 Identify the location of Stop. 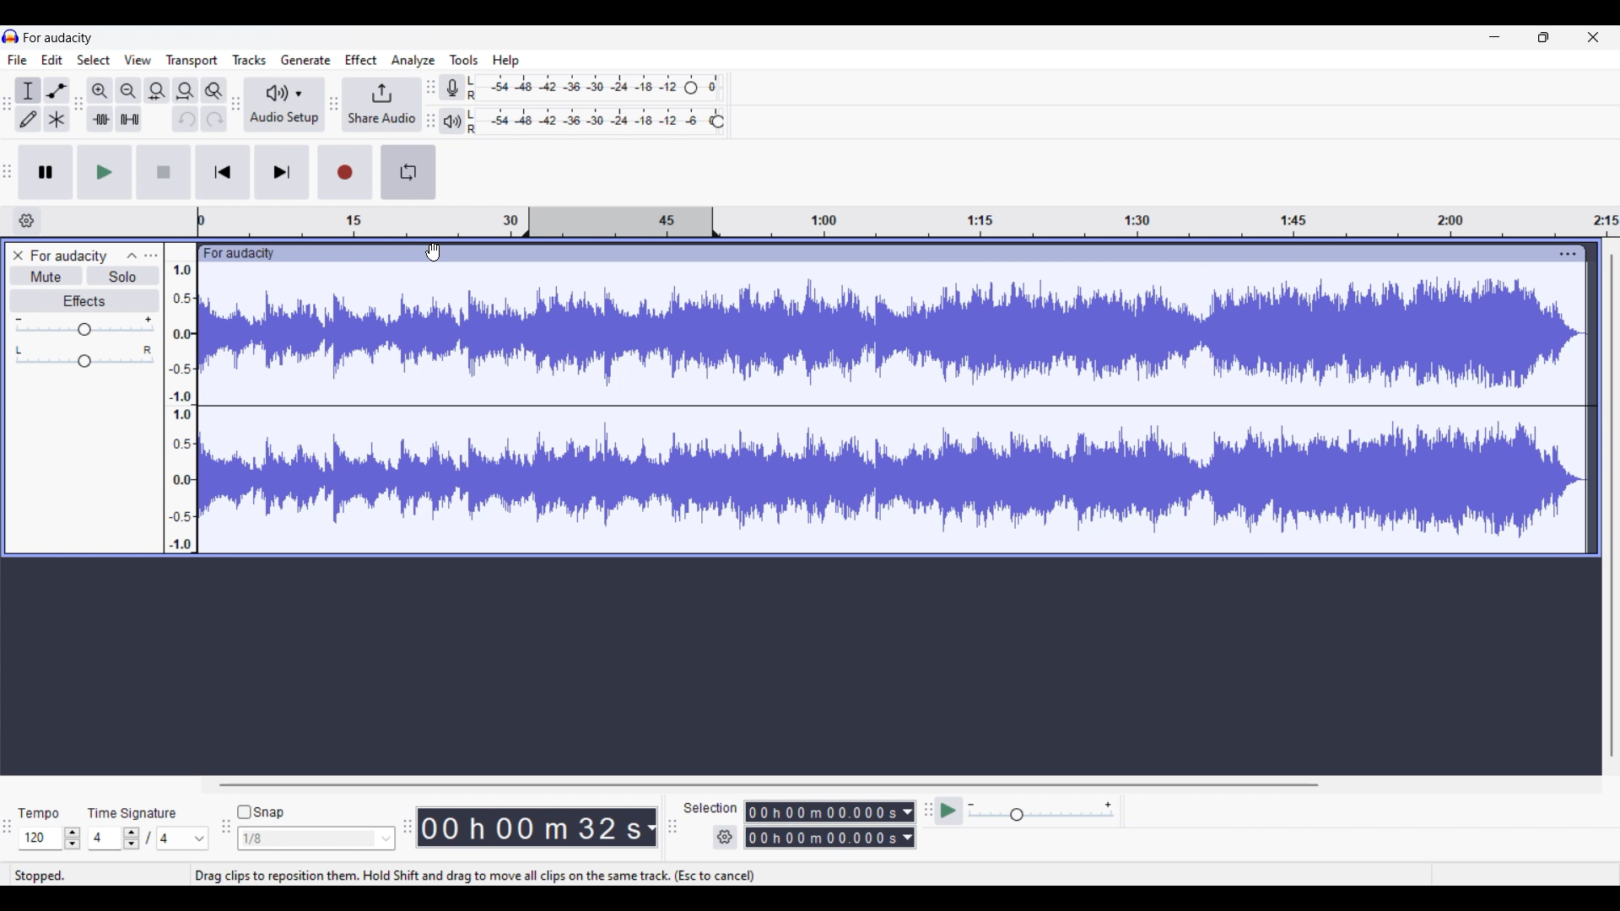
(164, 172).